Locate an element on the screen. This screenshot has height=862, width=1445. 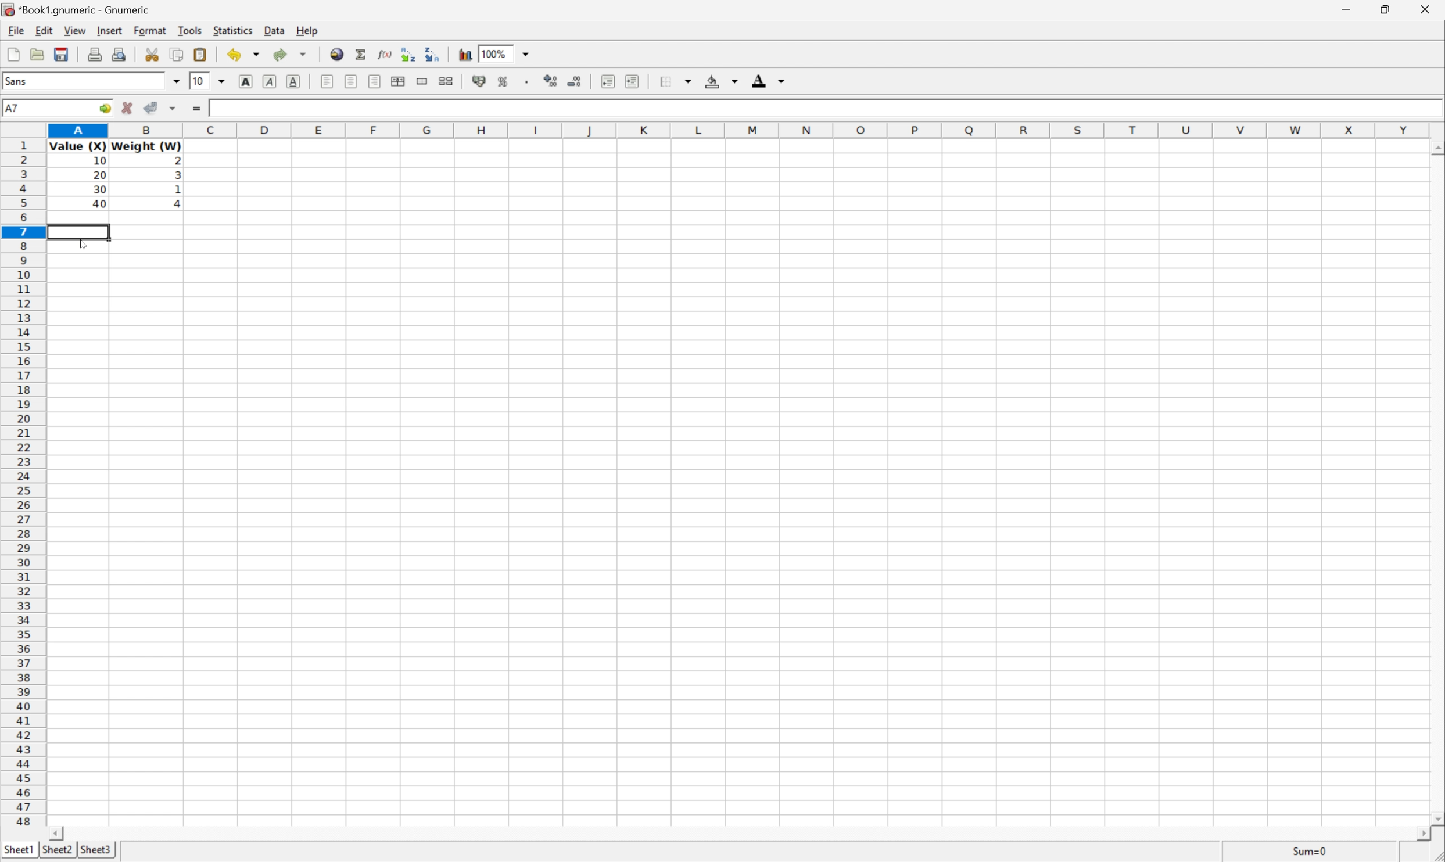
Enter formula is located at coordinates (194, 109).